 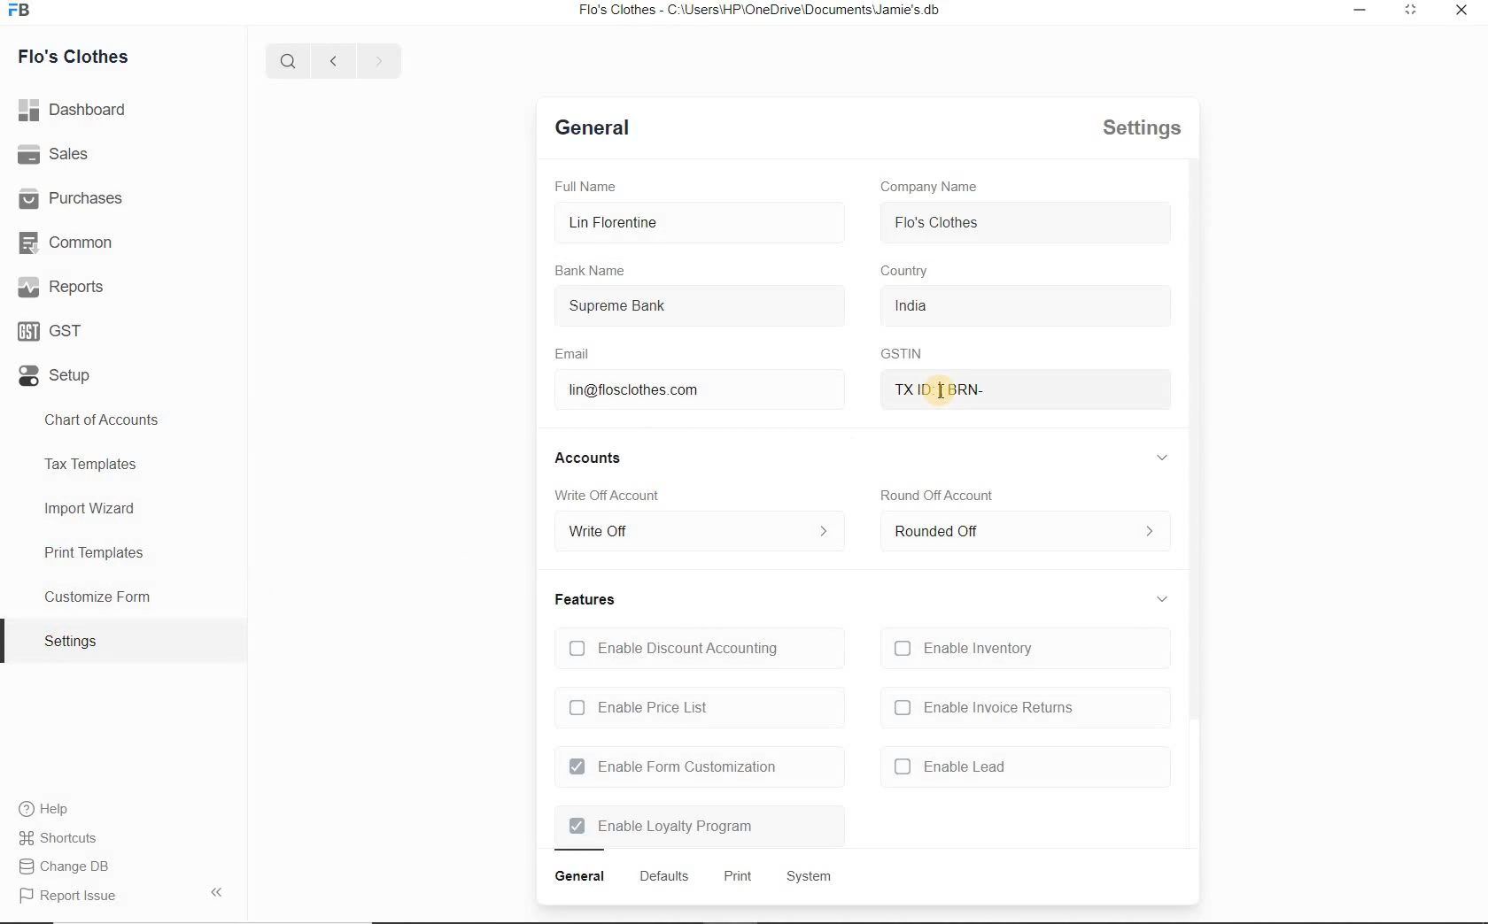 I want to click on settings, so click(x=71, y=640).